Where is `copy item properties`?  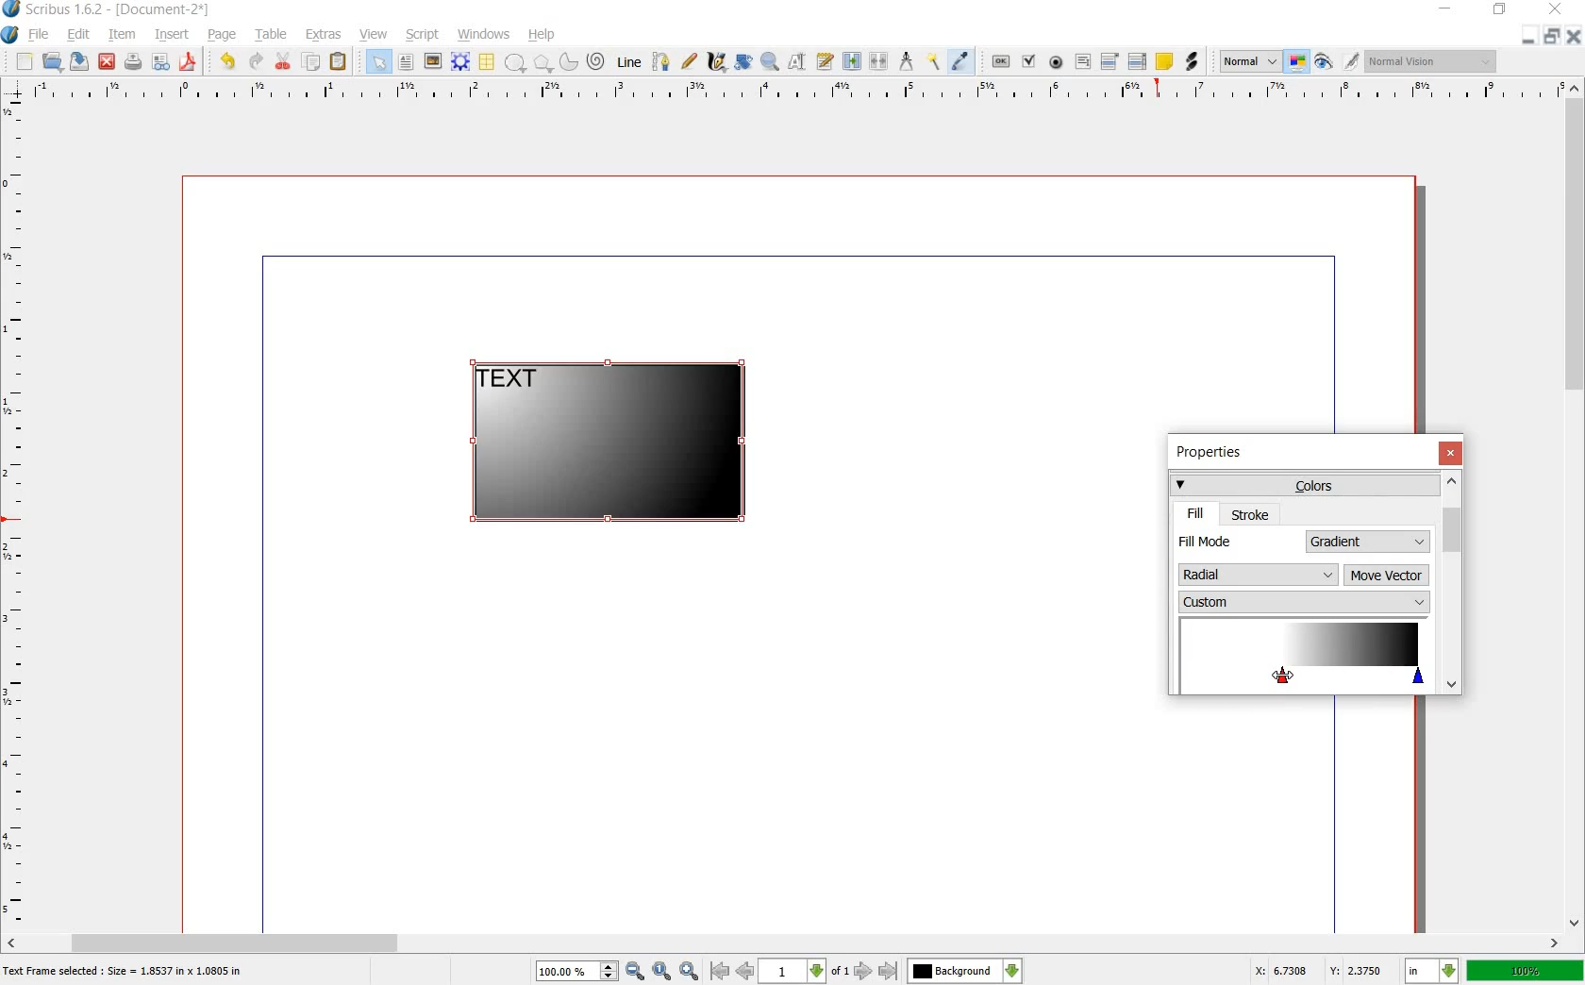
copy item properties is located at coordinates (935, 60).